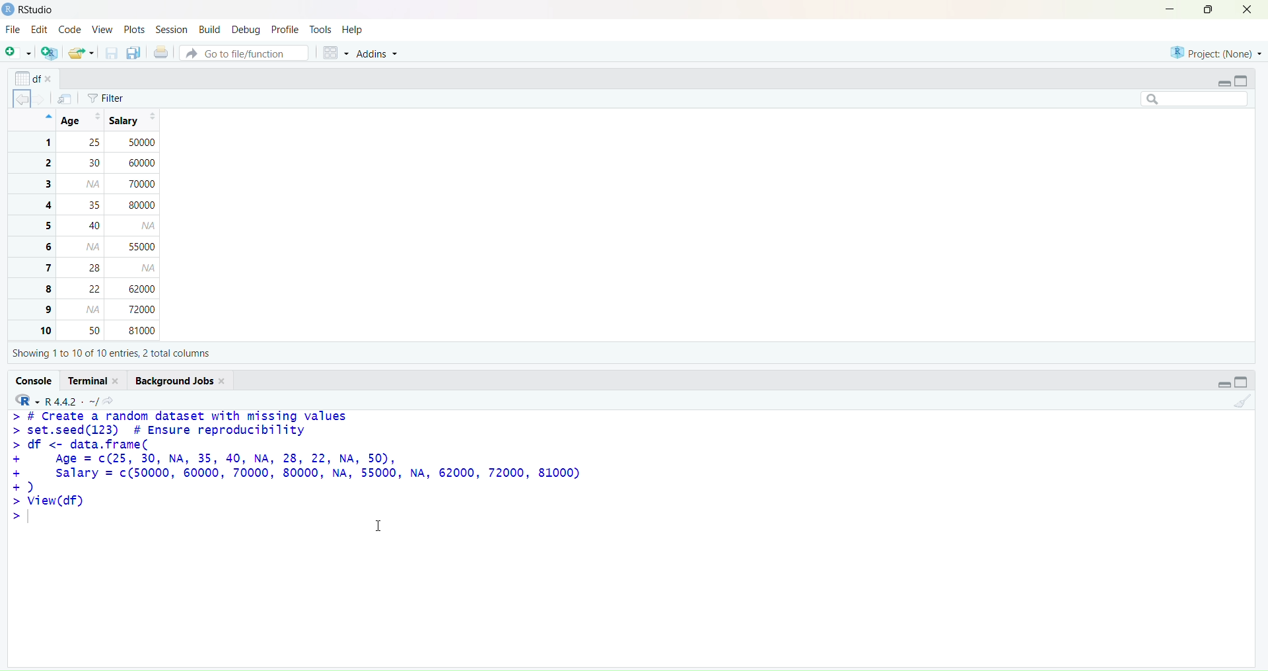 This screenshot has height=671, width=1268. What do you see at coordinates (22, 98) in the screenshot?
I see `backward` at bounding box center [22, 98].